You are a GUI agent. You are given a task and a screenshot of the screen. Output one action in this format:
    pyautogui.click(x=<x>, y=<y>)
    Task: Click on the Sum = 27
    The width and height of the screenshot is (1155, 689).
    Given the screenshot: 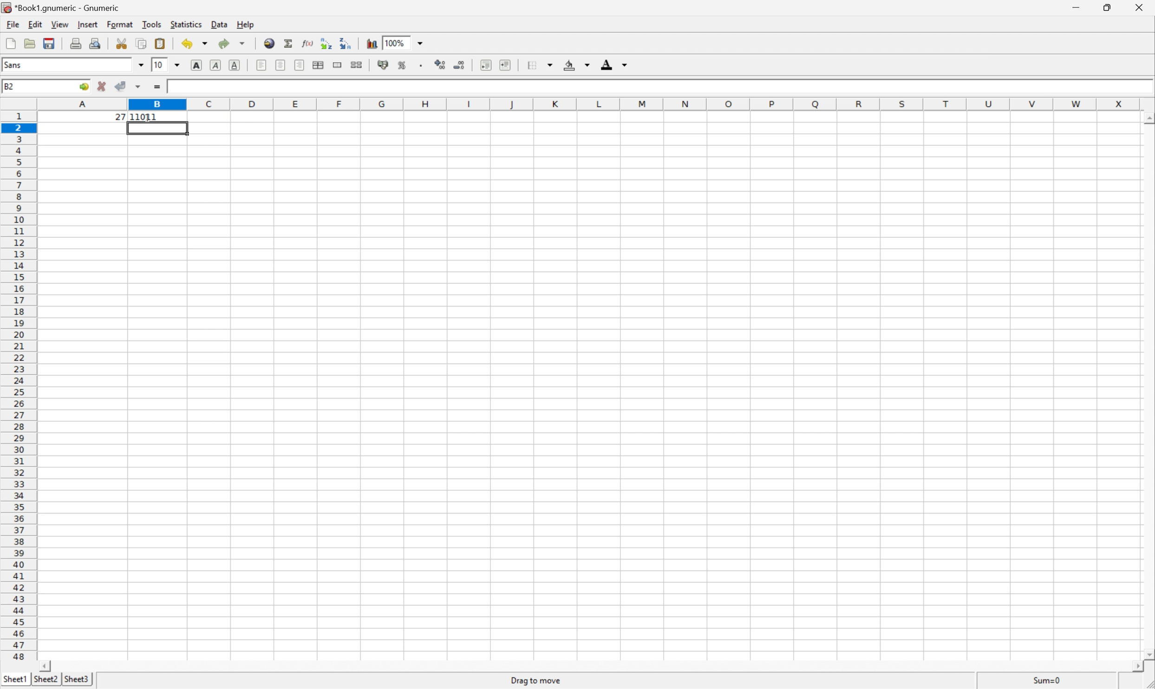 What is the action you would take?
    pyautogui.click(x=1048, y=680)
    